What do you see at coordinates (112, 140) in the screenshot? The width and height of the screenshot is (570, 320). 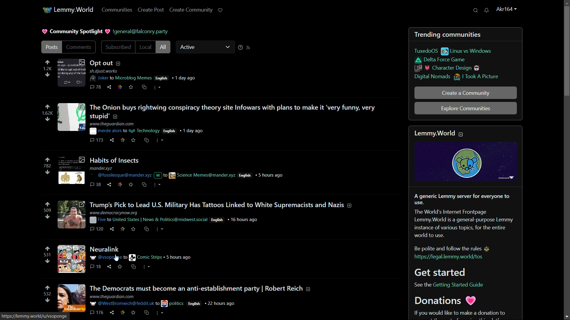 I see `share` at bounding box center [112, 140].